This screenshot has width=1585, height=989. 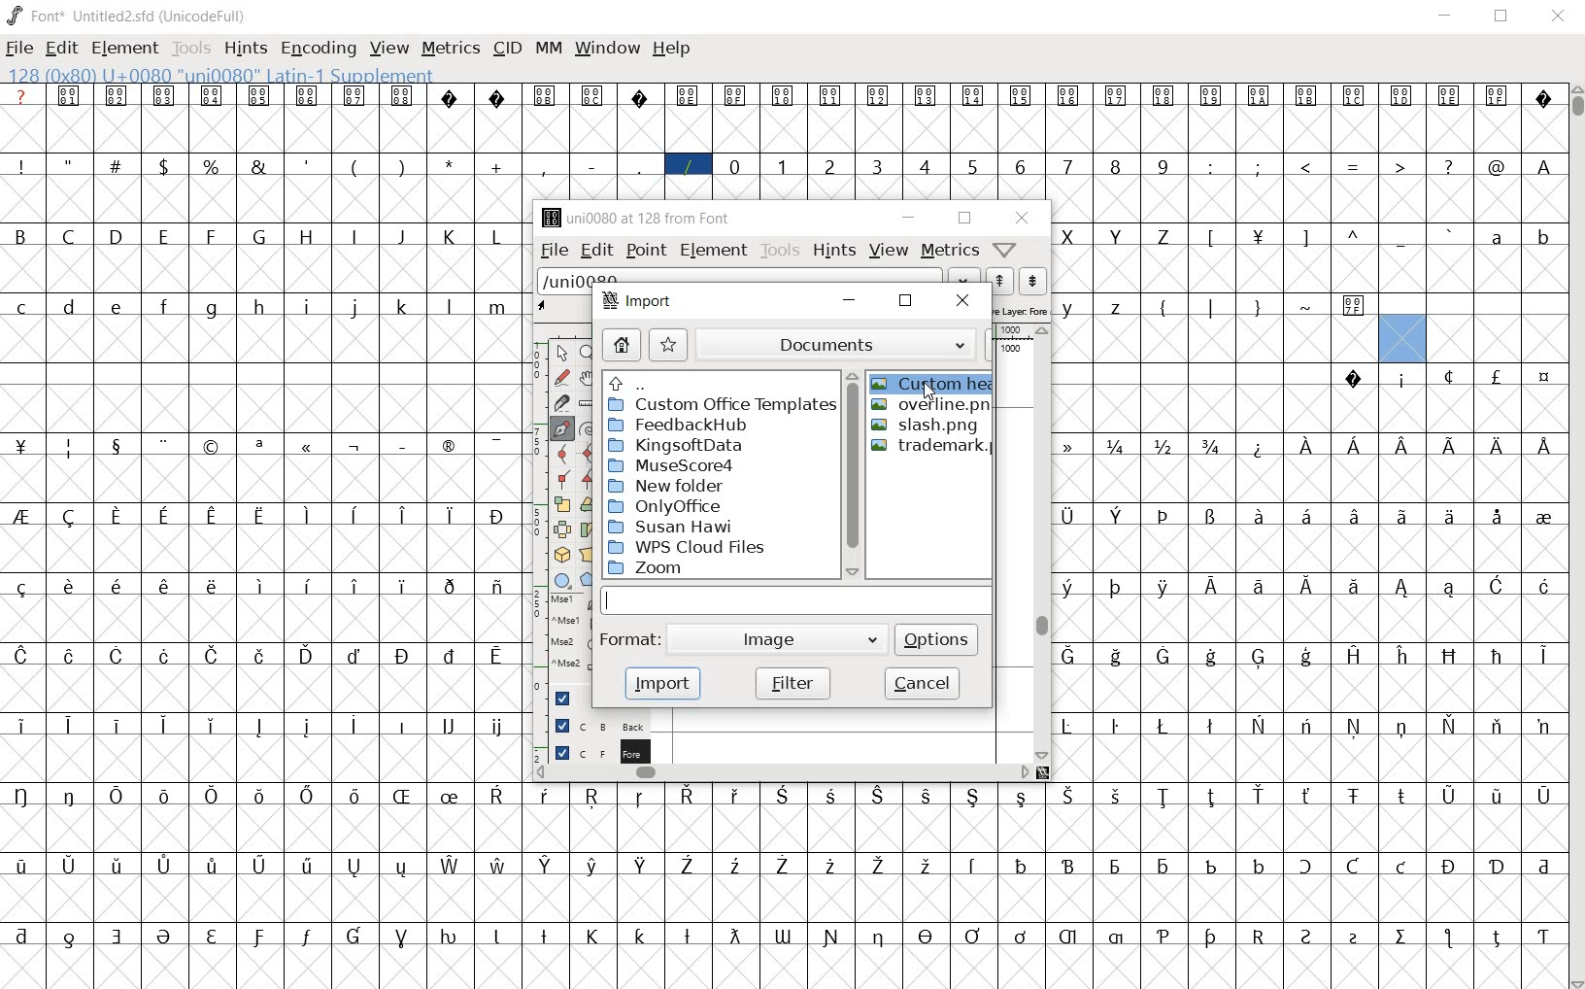 What do you see at coordinates (163, 937) in the screenshot?
I see `glyph` at bounding box center [163, 937].